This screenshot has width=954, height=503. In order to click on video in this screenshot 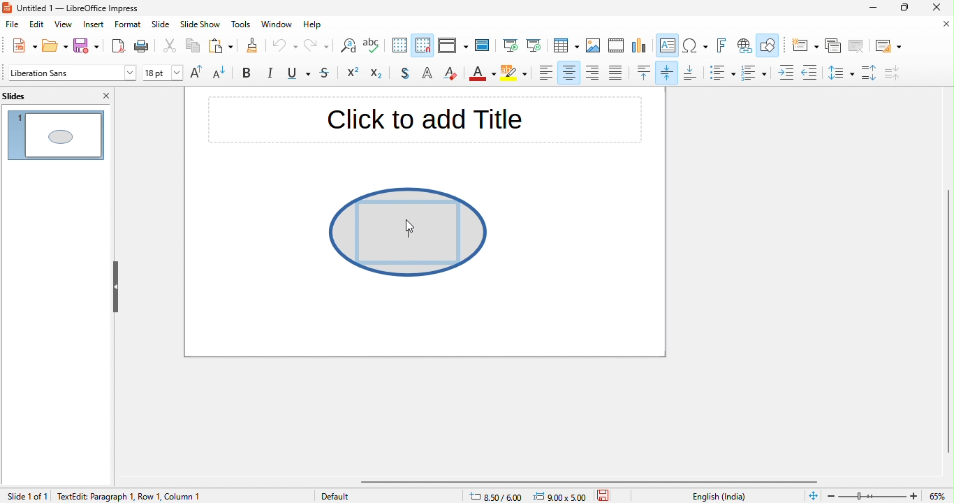, I will do `click(617, 47)`.